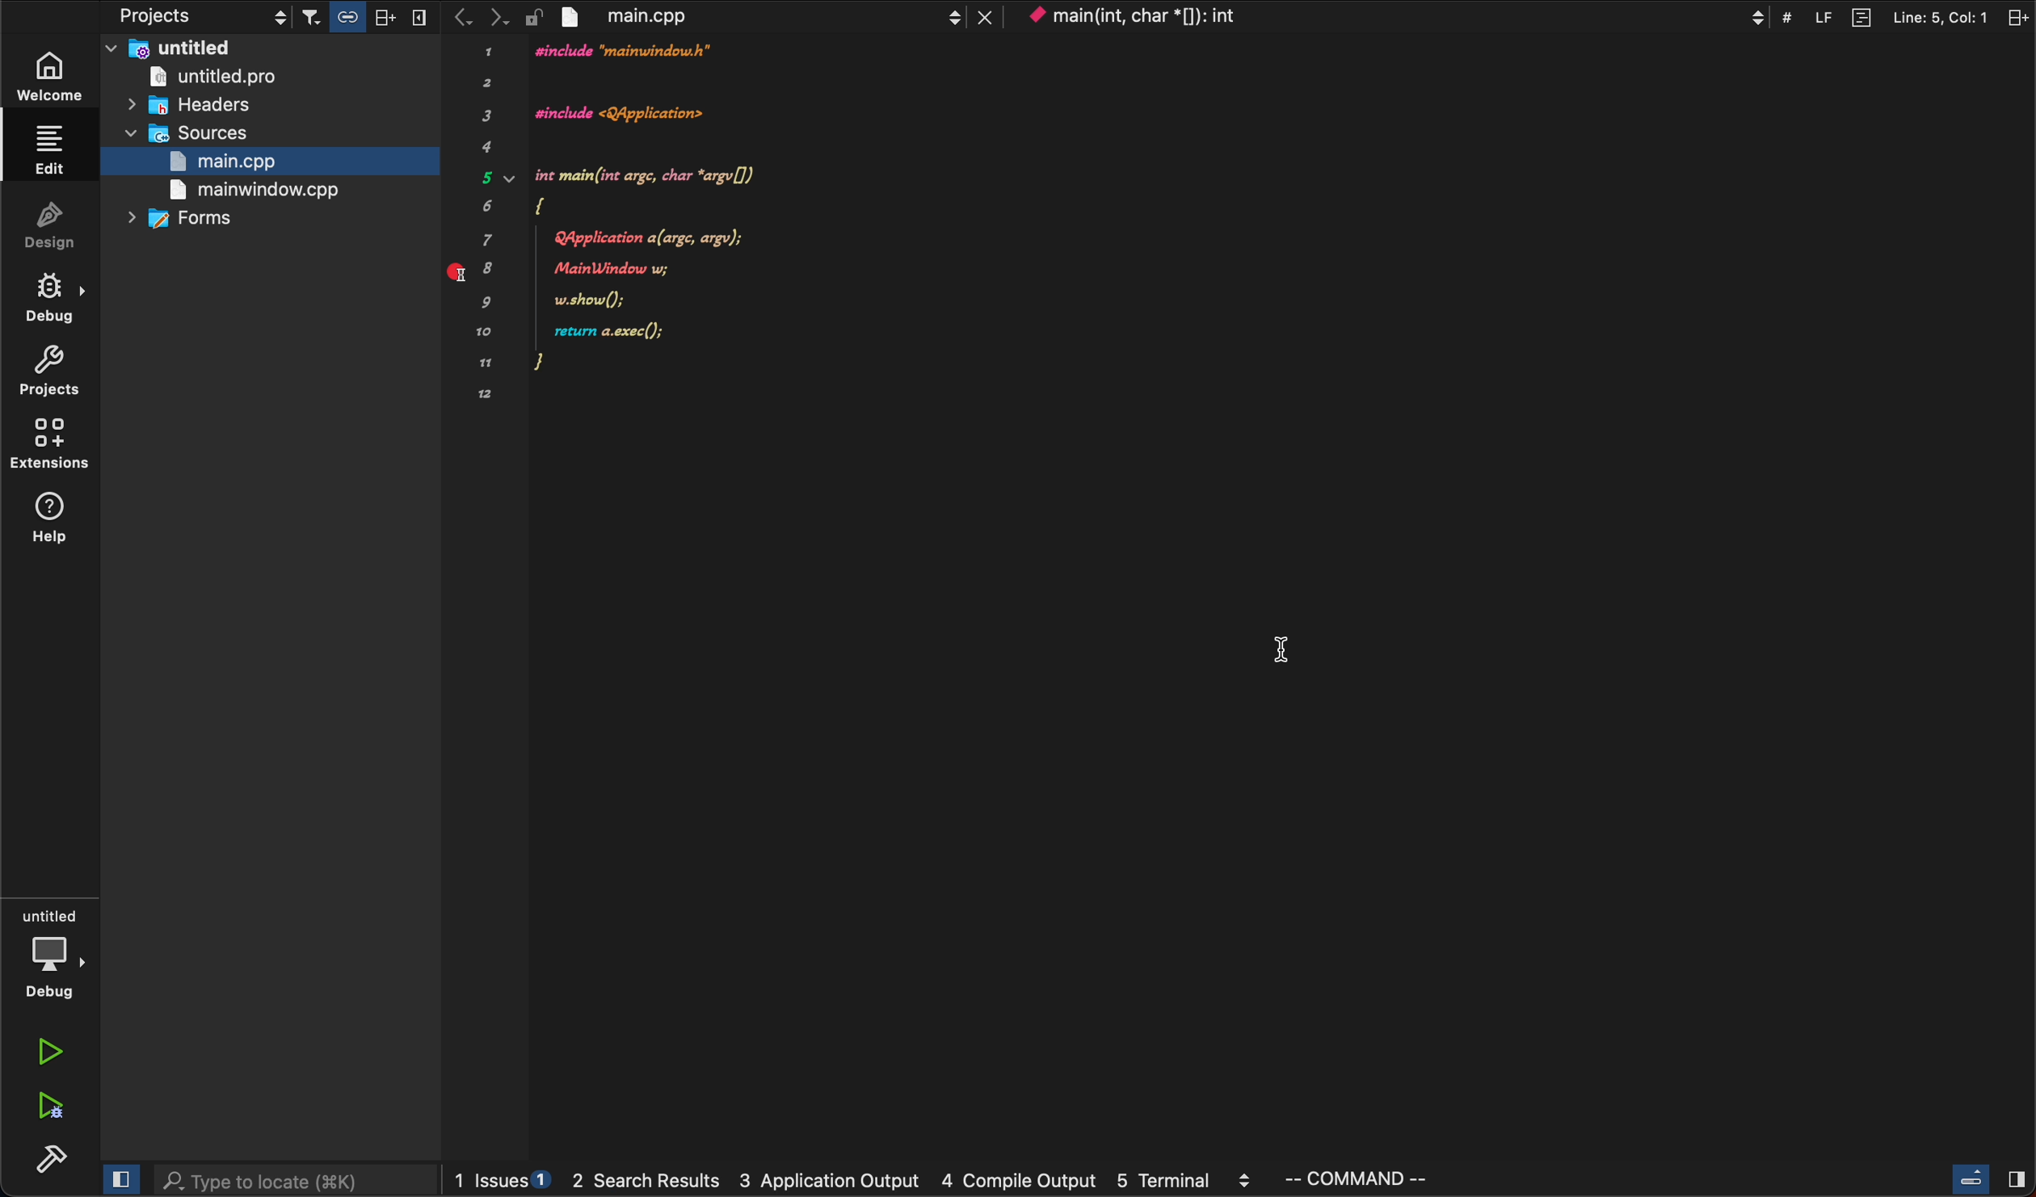  What do you see at coordinates (48, 952) in the screenshot?
I see `debug` at bounding box center [48, 952].